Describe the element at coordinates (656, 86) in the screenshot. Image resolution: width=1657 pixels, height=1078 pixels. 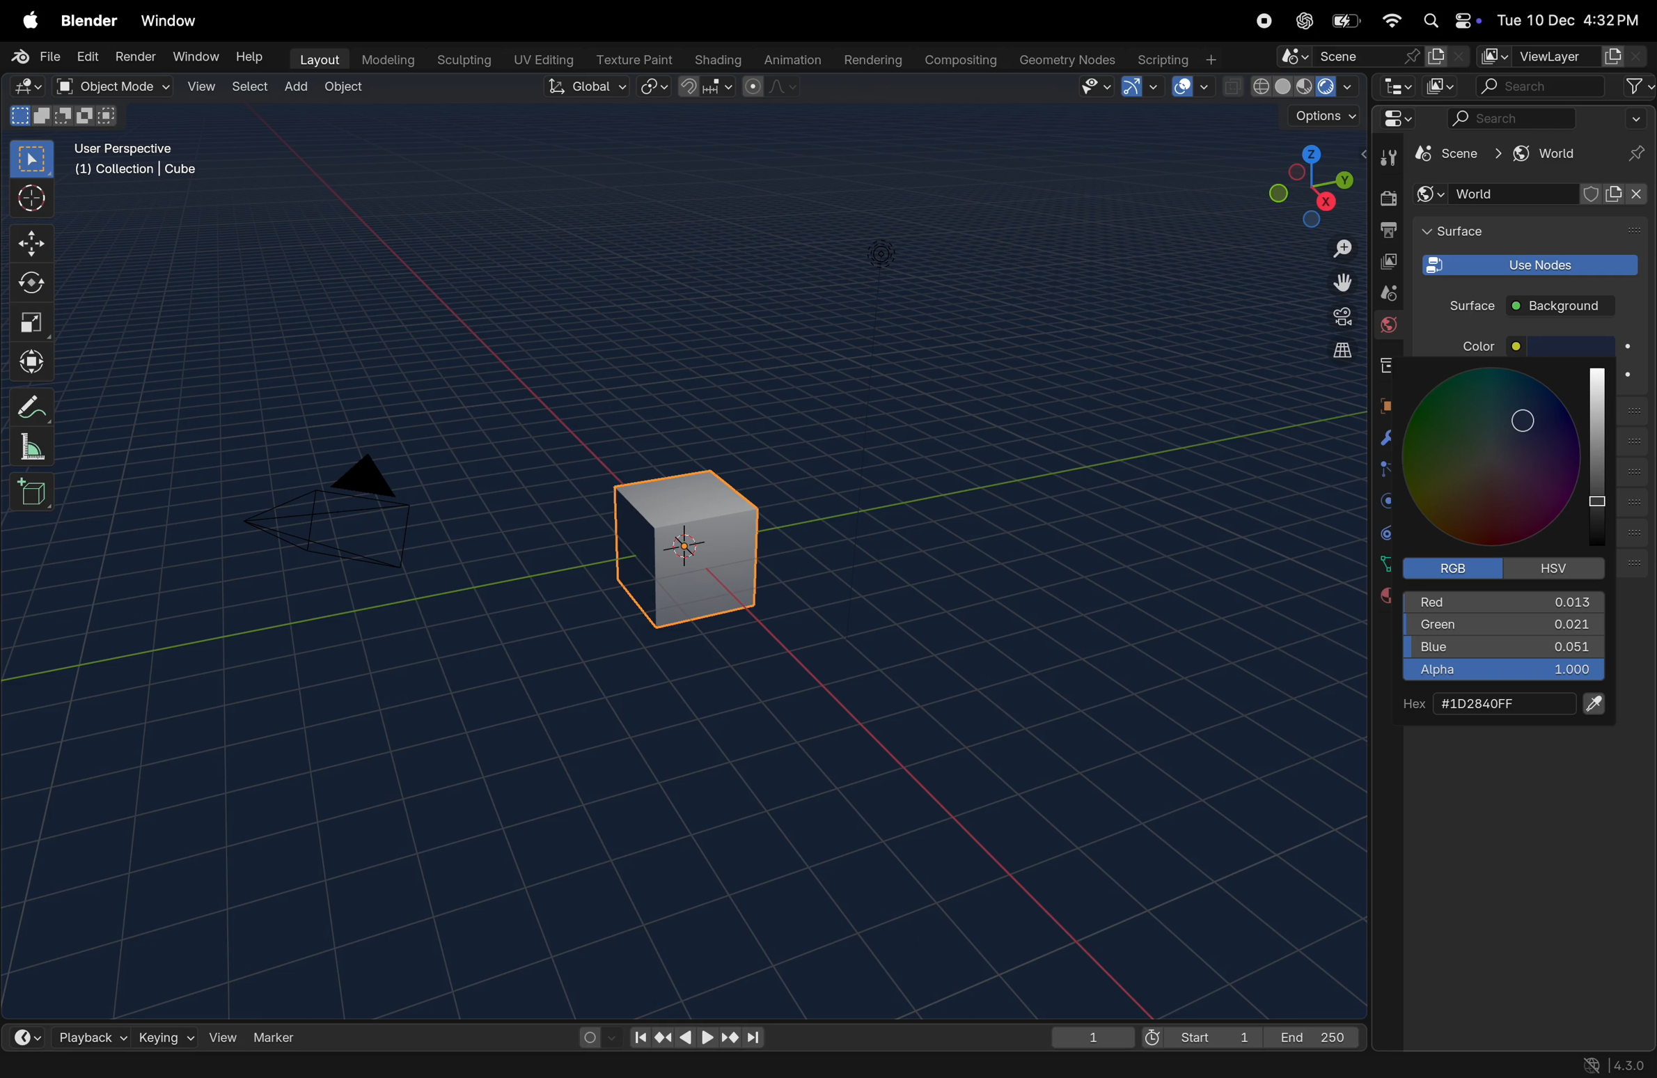
I see `trasnform pviot` at that location.